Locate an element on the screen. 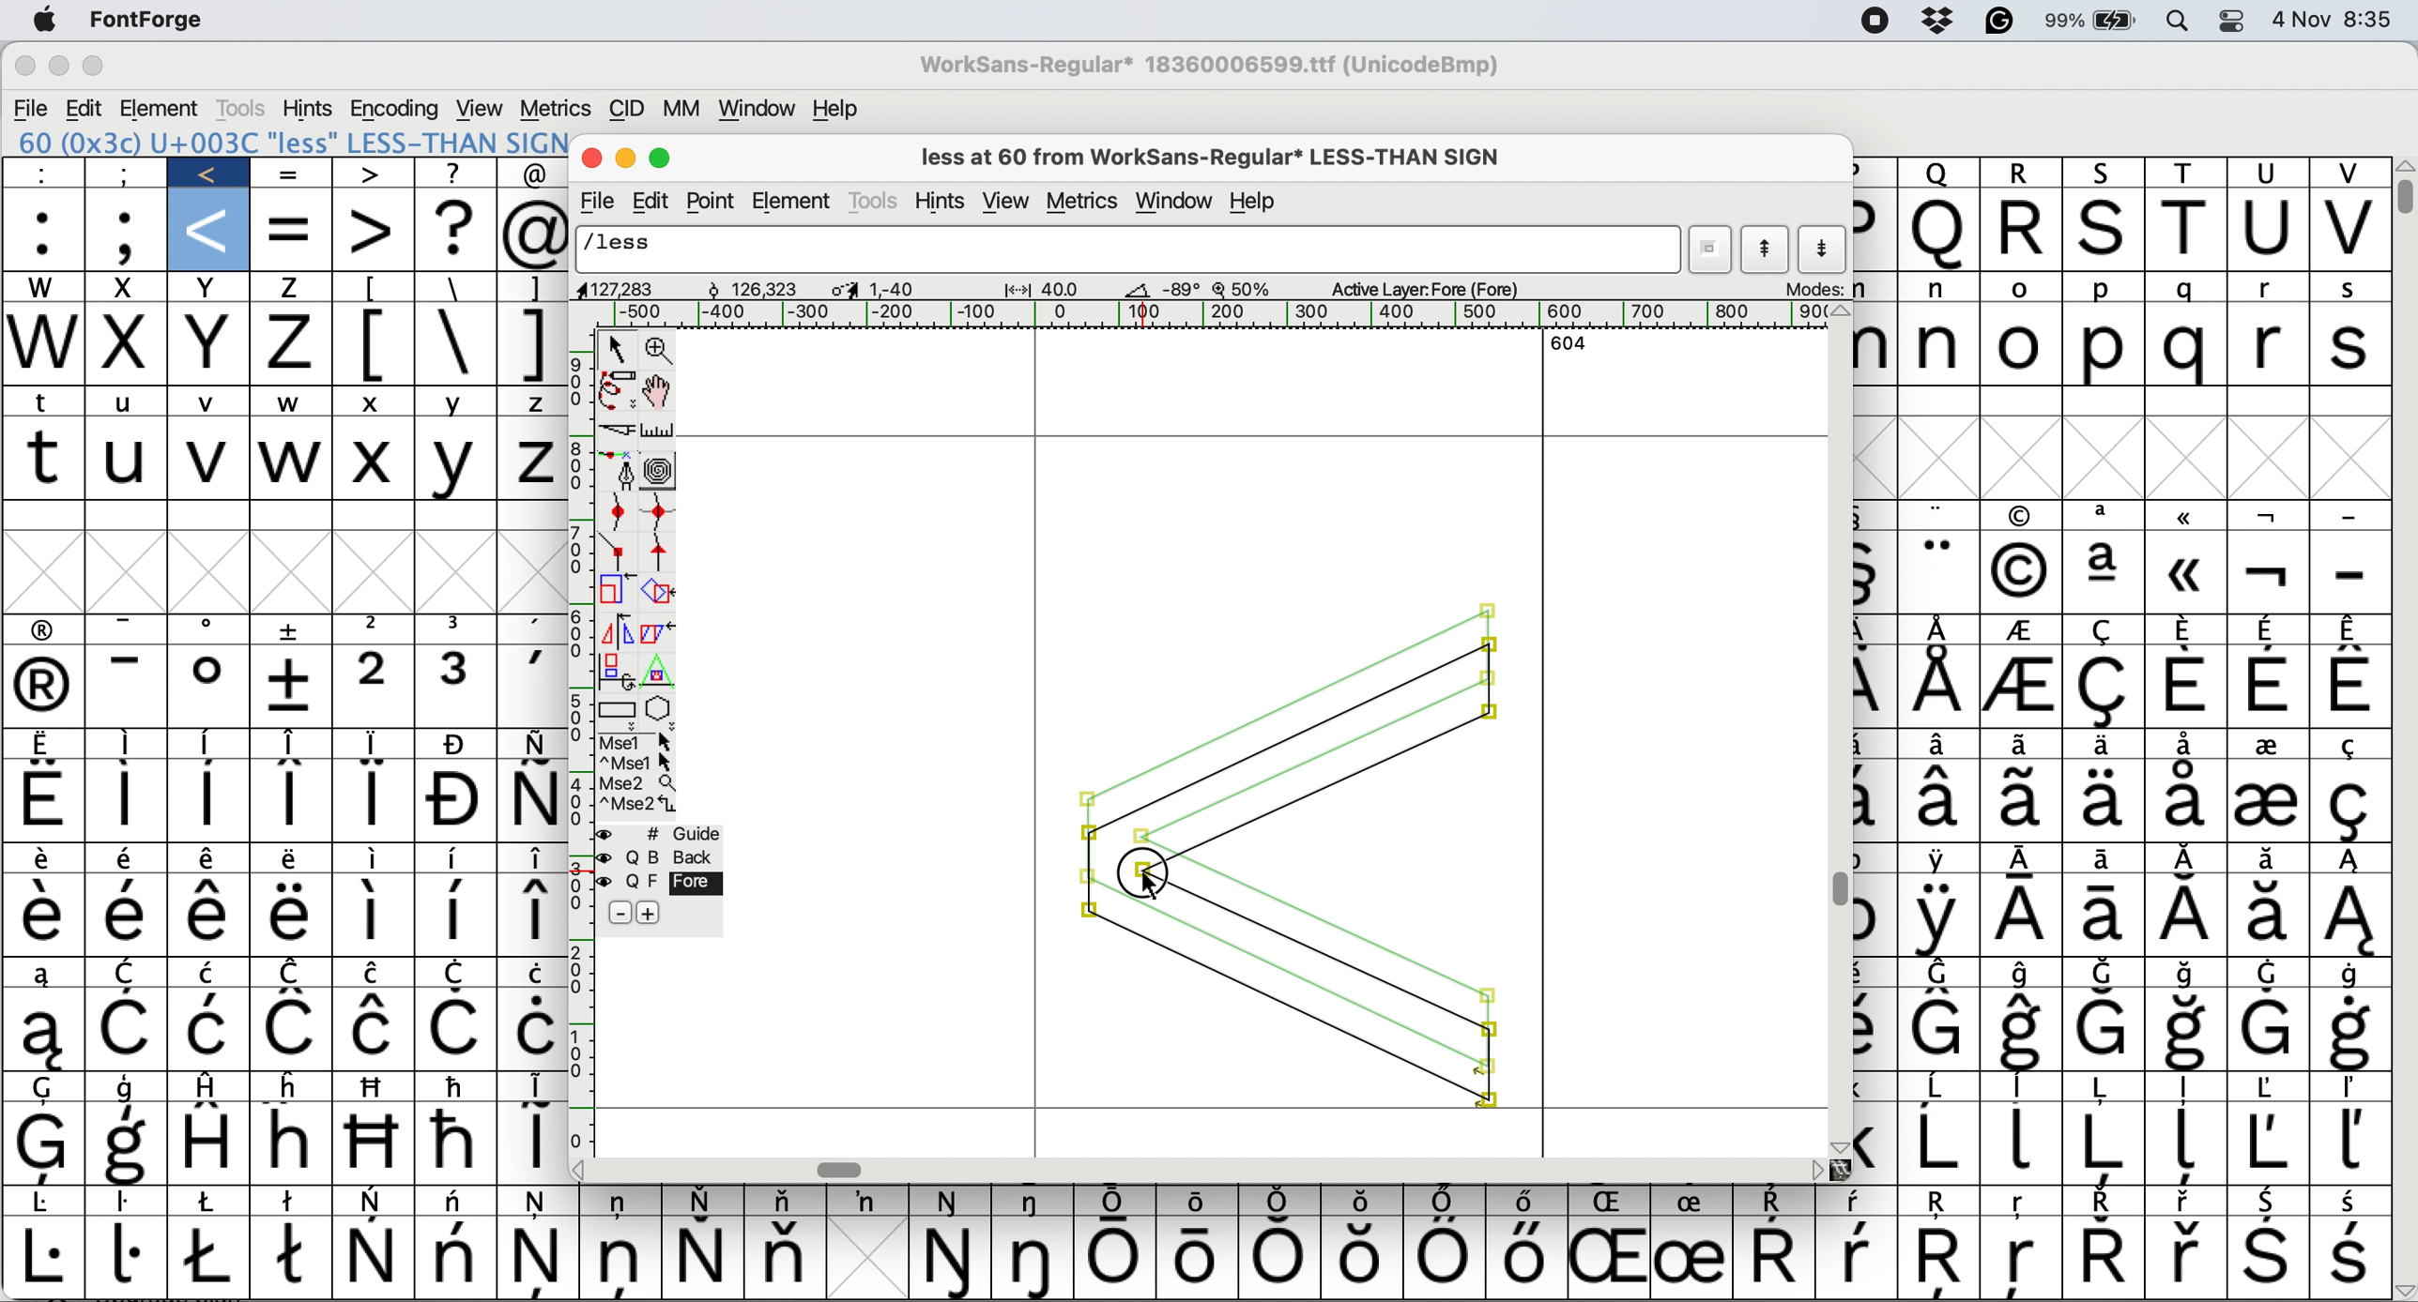  add a curve point horizontal or vertical is located at coordinates (661, 508).